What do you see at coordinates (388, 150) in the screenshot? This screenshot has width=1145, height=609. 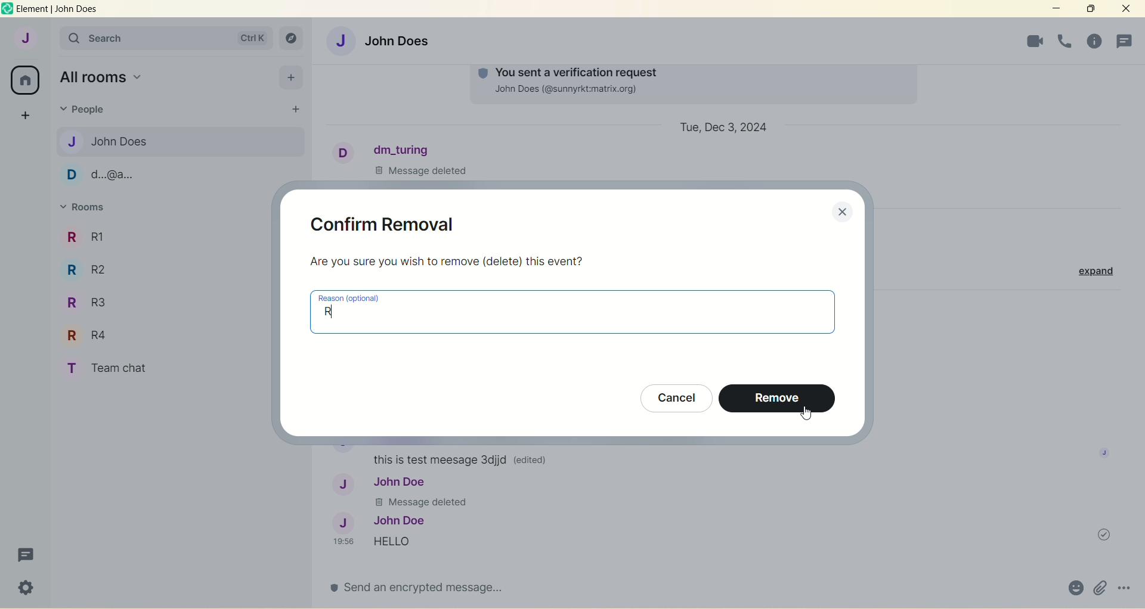 I see `dm_turing` at bounding box center [388, 150].